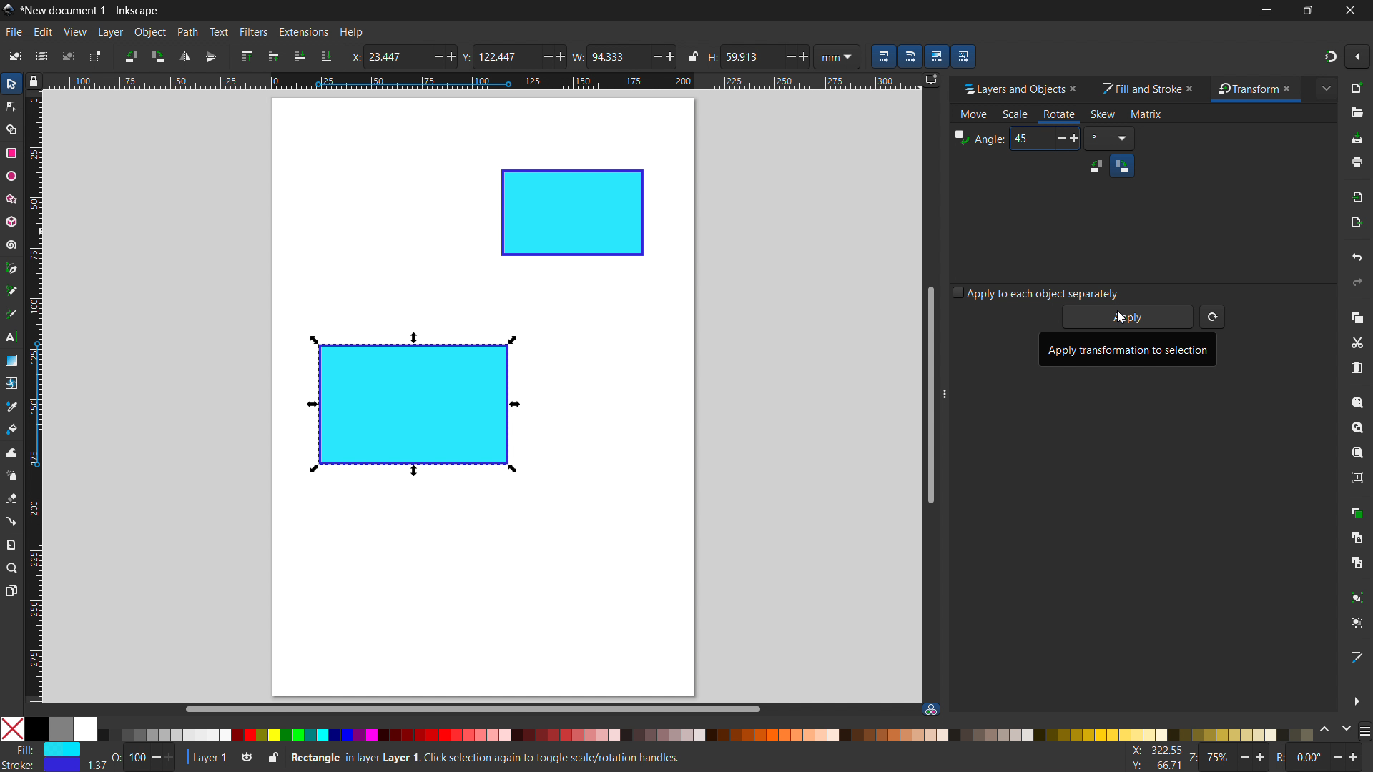 The height and width of the screenshot is (772, 1373). Describe the element at coordinates (41, 56) in the screenshot. I see `select all in all layers` at that location.